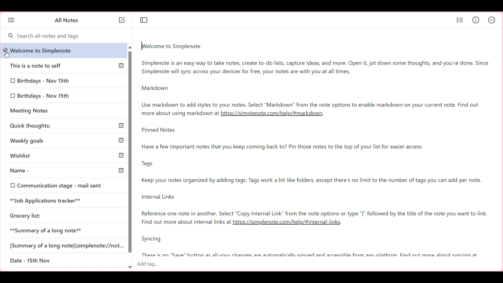 This screenshot has height=283, width=503. Describe the element at coordinates (22, 215) in the screenshot. I see `Grocery list:` at that location.